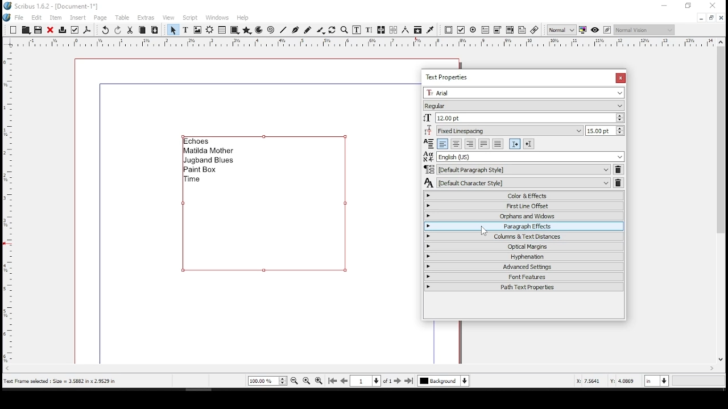  I want to click on align text forced justified, so click(497, 144).